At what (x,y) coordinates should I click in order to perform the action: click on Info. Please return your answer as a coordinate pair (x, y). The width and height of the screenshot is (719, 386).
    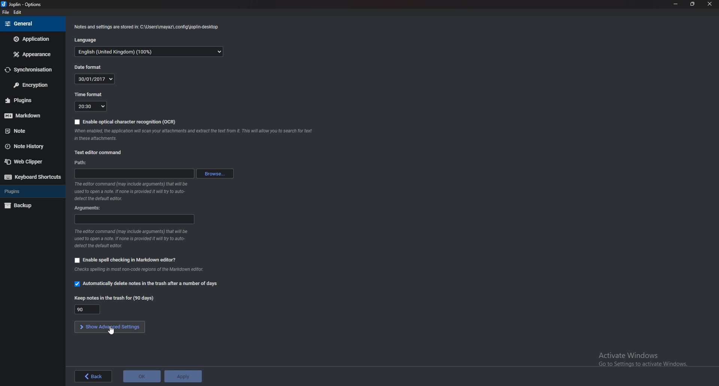
    Looking at the image, I should click on (196, 135).